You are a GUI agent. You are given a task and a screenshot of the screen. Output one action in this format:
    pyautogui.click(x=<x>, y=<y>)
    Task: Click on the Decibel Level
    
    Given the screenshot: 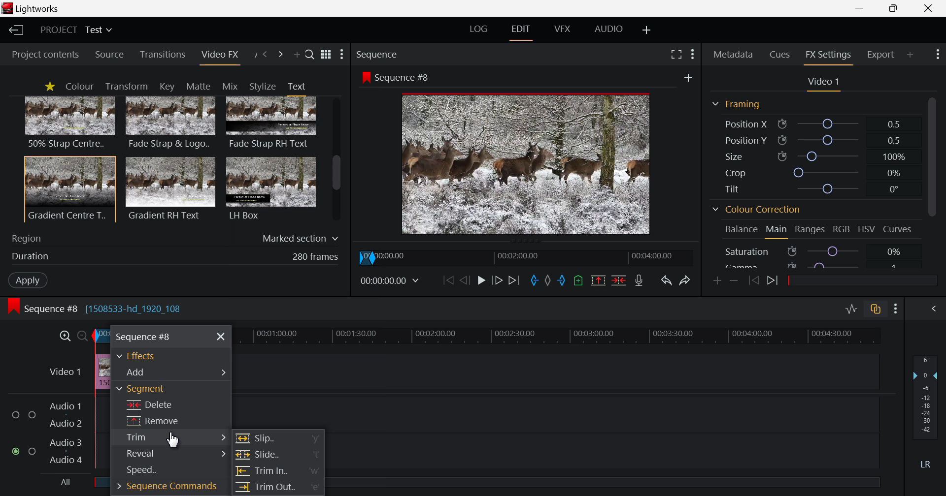 What is the action you would take?
    pyautogui.click(x=926, y=414)
    